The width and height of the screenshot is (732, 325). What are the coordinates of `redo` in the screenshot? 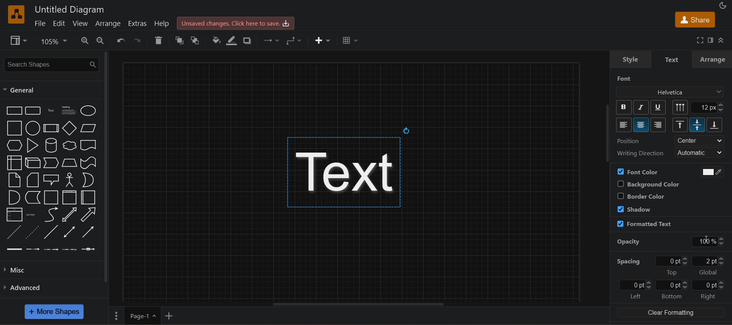 It's located at (138, 40).